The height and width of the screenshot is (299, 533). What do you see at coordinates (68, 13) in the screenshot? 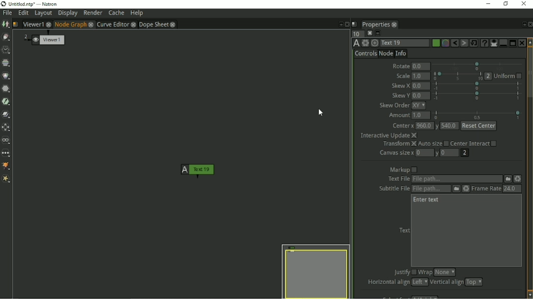
I see `Display` at bounding box center [68, 13].